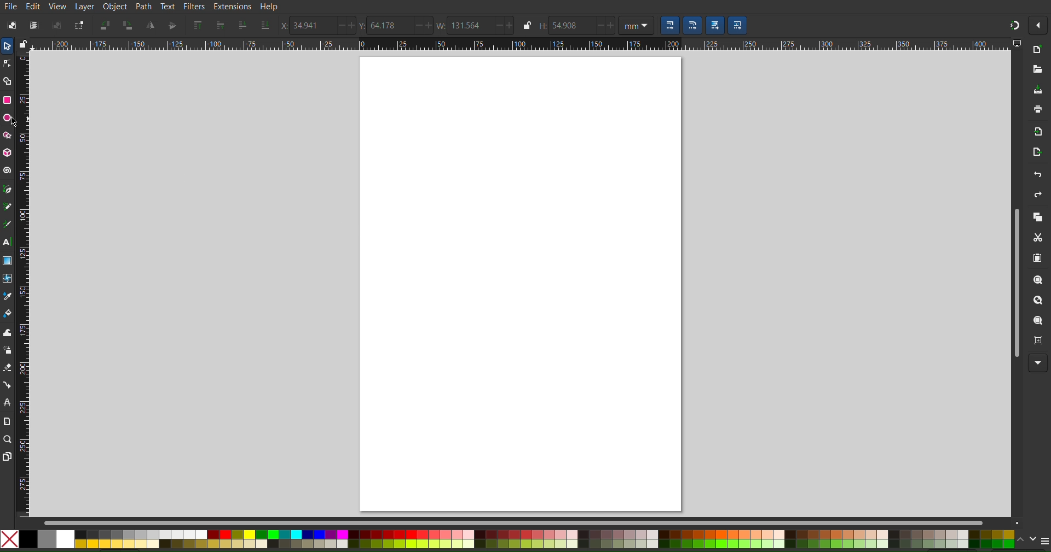  I want to click on Rotate CCW, so click(105, 25).